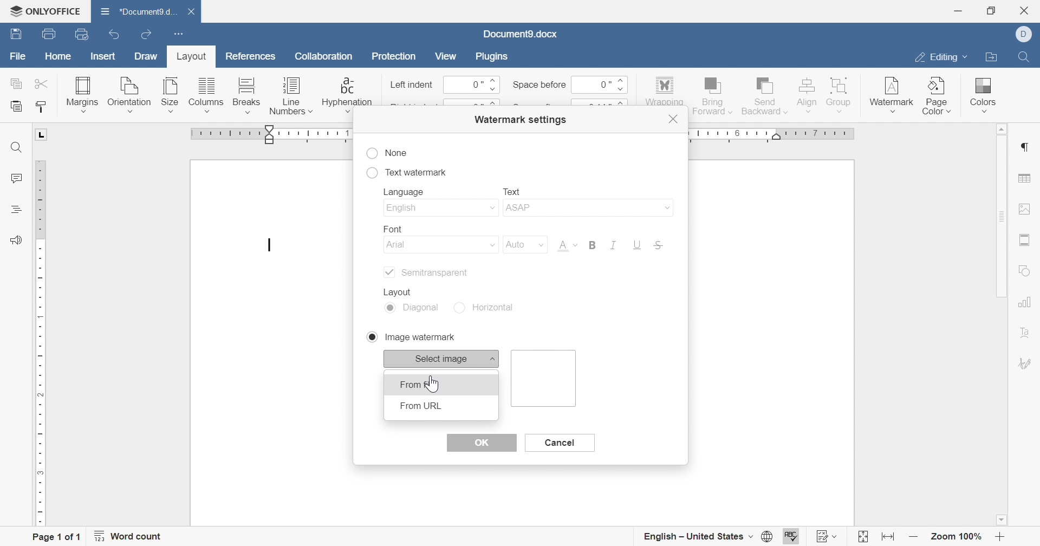 The height and width of the screenshot is (546, 1040). I want to click on text watermark, so click(406, 171).